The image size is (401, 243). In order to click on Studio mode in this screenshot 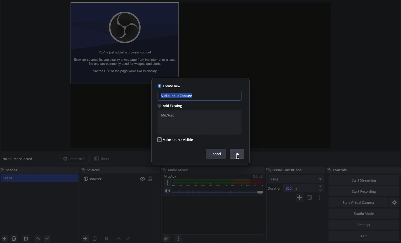, I will do `click(364, 214)`.